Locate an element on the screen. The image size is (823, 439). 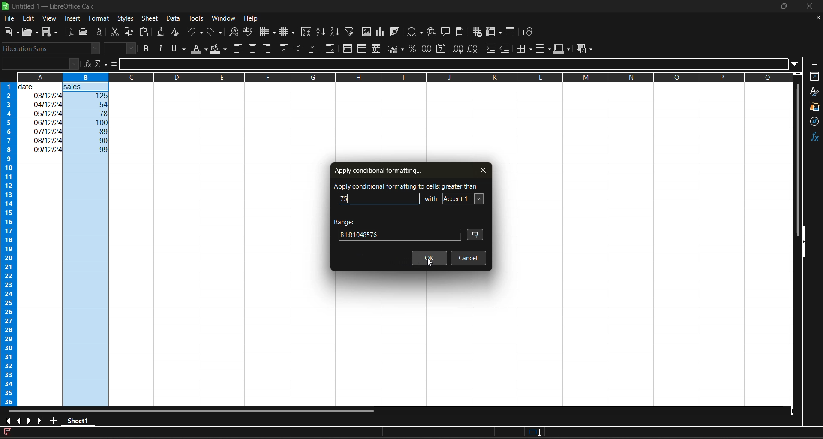
properties is located at coordinates (814, 76).